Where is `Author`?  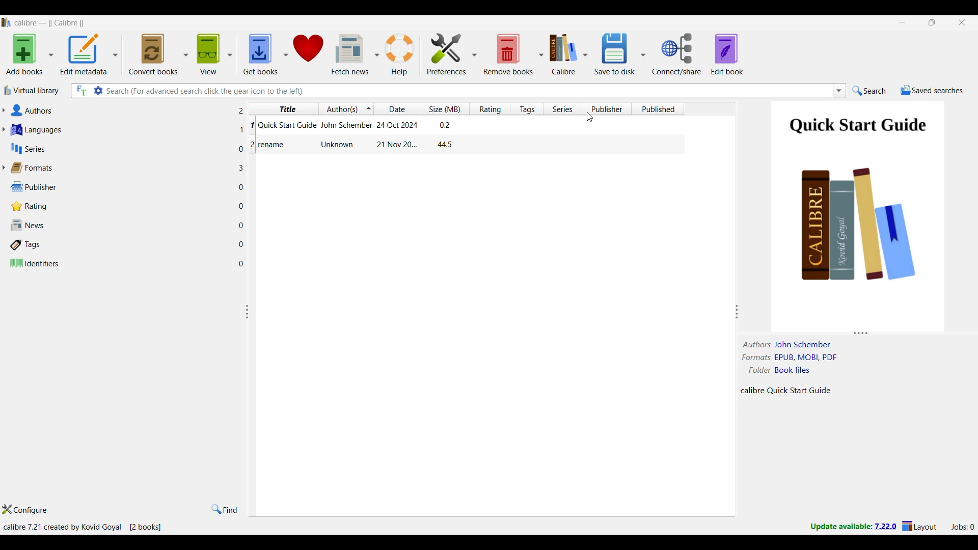 Author is located at coordinates (345, 125).